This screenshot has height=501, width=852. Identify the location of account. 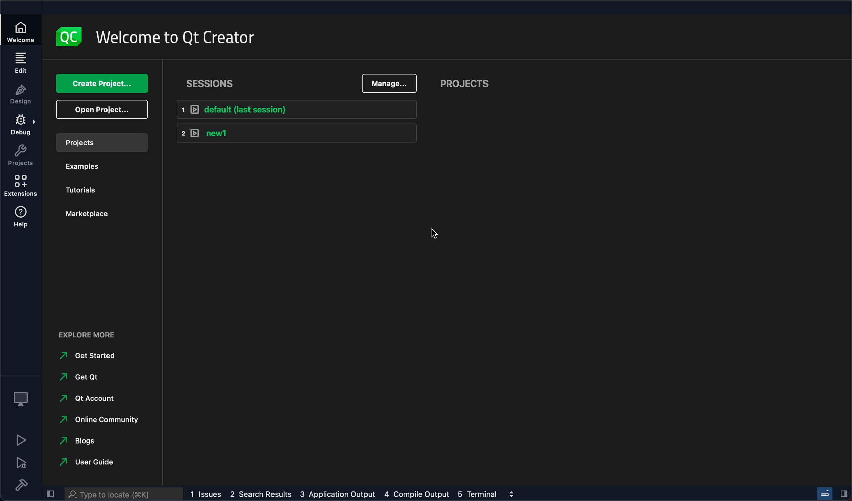
(90, 399).